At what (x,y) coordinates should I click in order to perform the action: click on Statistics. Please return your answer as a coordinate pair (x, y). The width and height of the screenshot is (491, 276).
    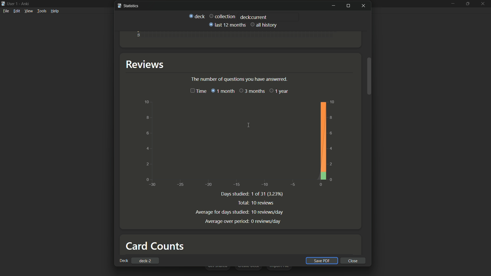
    Looking at the image, I should click on (128, 6).